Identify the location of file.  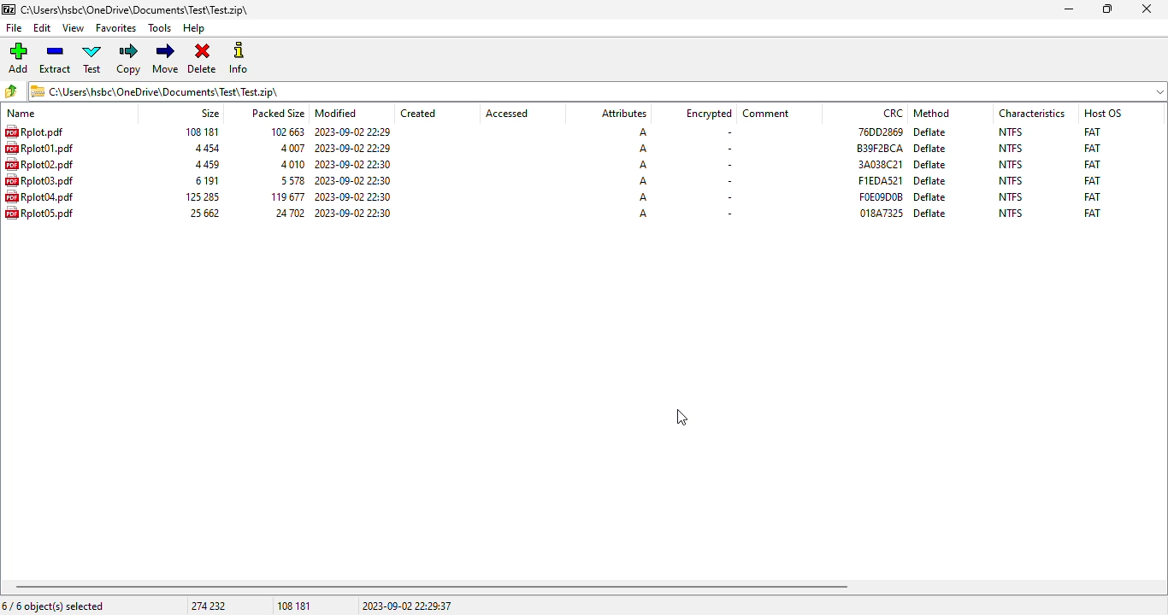
(39, 212).